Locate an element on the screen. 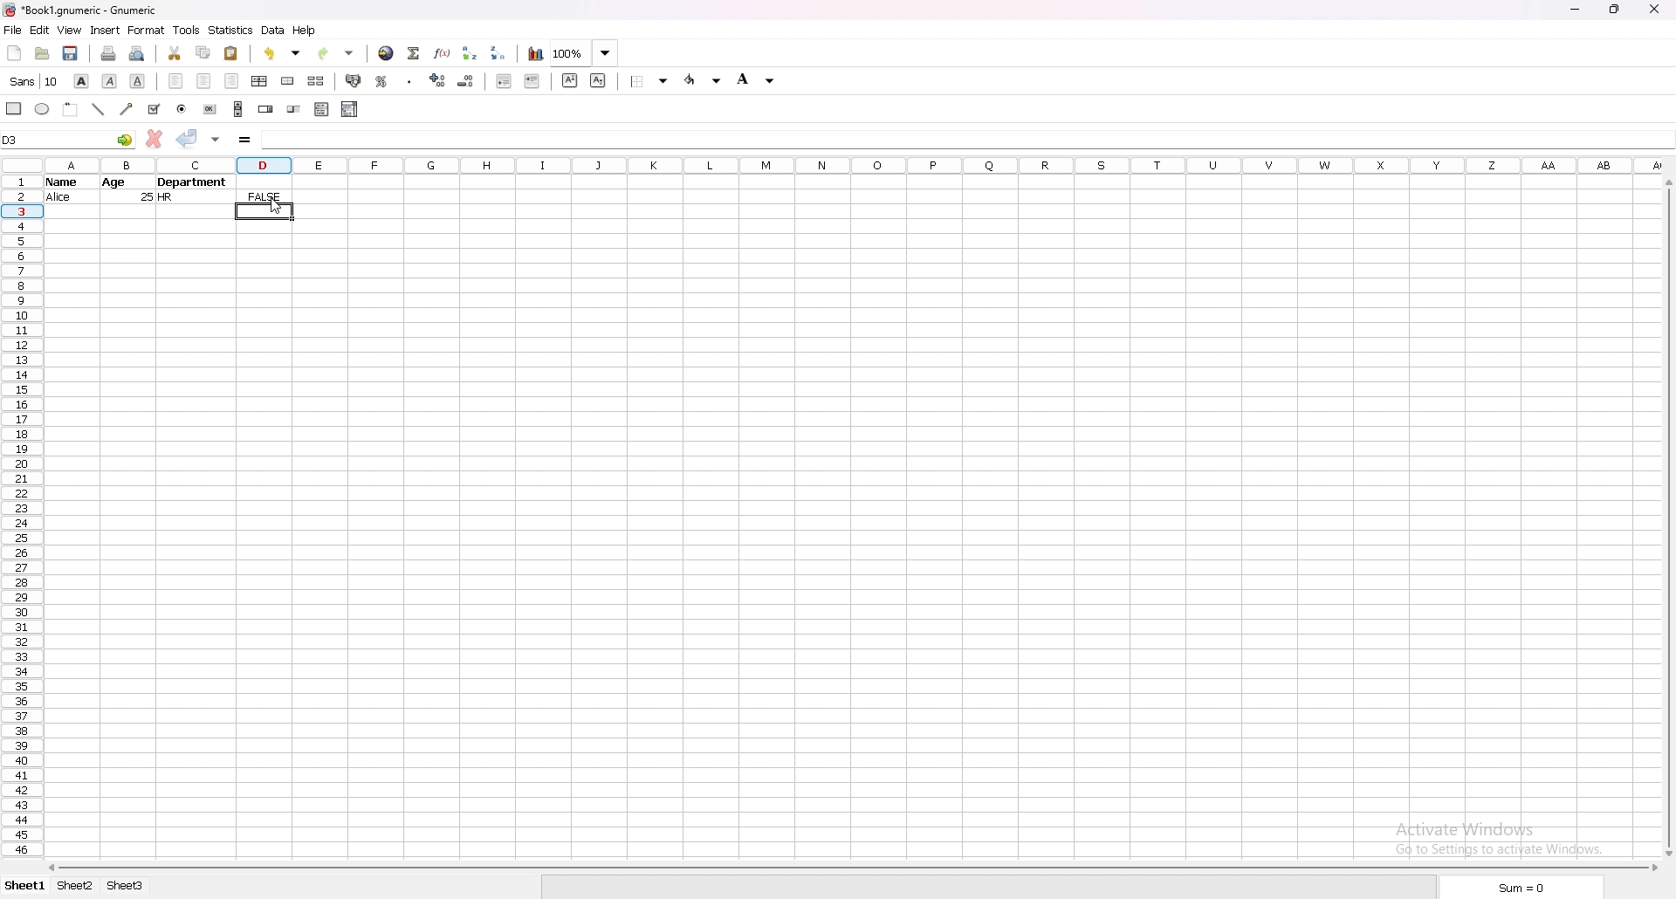  bold is located at coordinates (83, 80).